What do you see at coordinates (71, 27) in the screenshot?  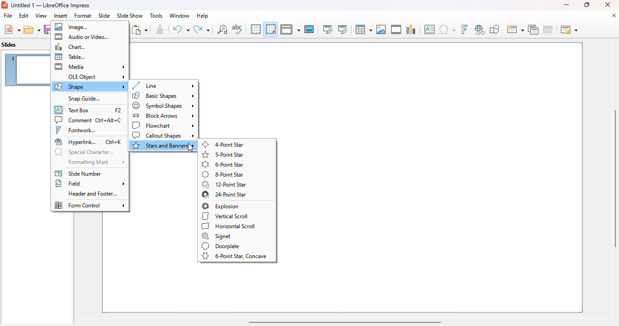 I see `image` at bounding box center [71, 27].